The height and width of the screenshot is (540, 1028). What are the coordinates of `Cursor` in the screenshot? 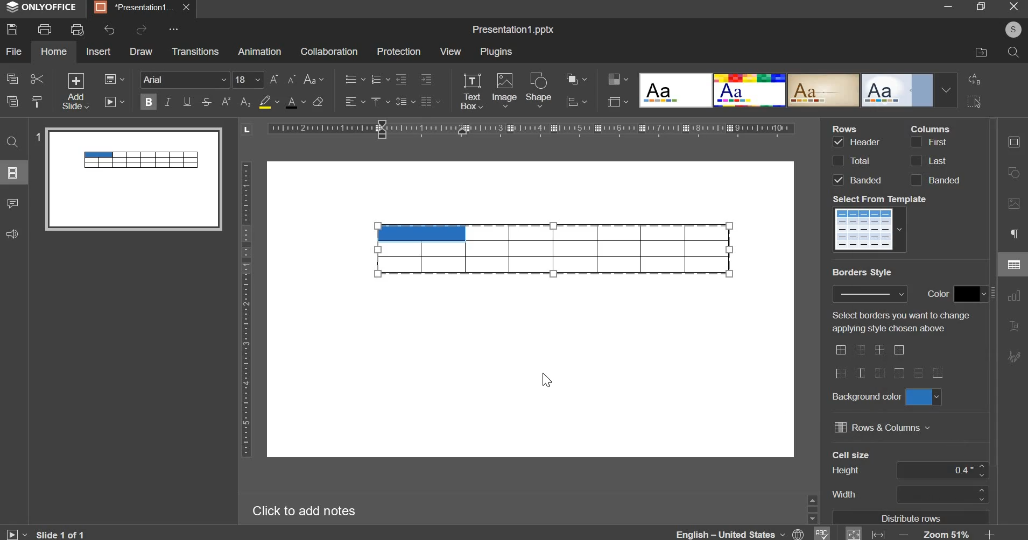 It's located at (547, 380).